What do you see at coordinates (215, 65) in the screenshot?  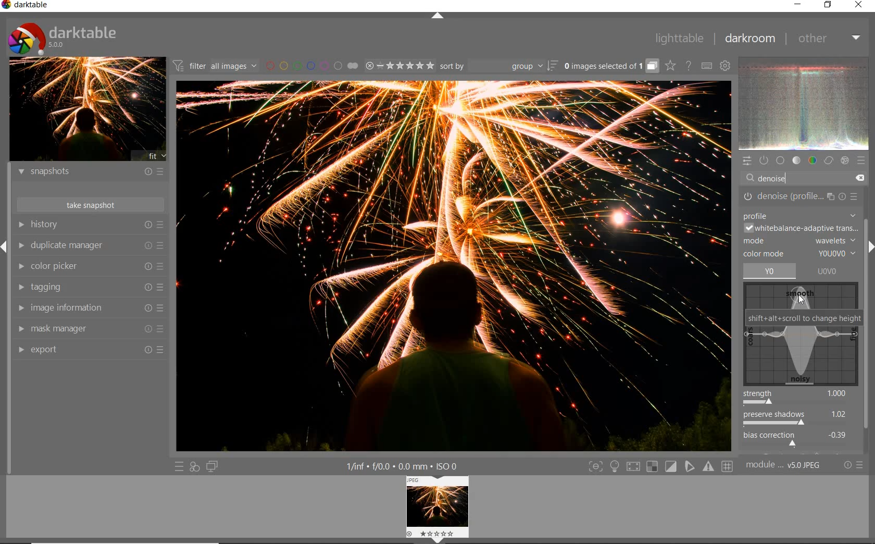 I see `filter all images by module order` at bounding box center [215, 65].